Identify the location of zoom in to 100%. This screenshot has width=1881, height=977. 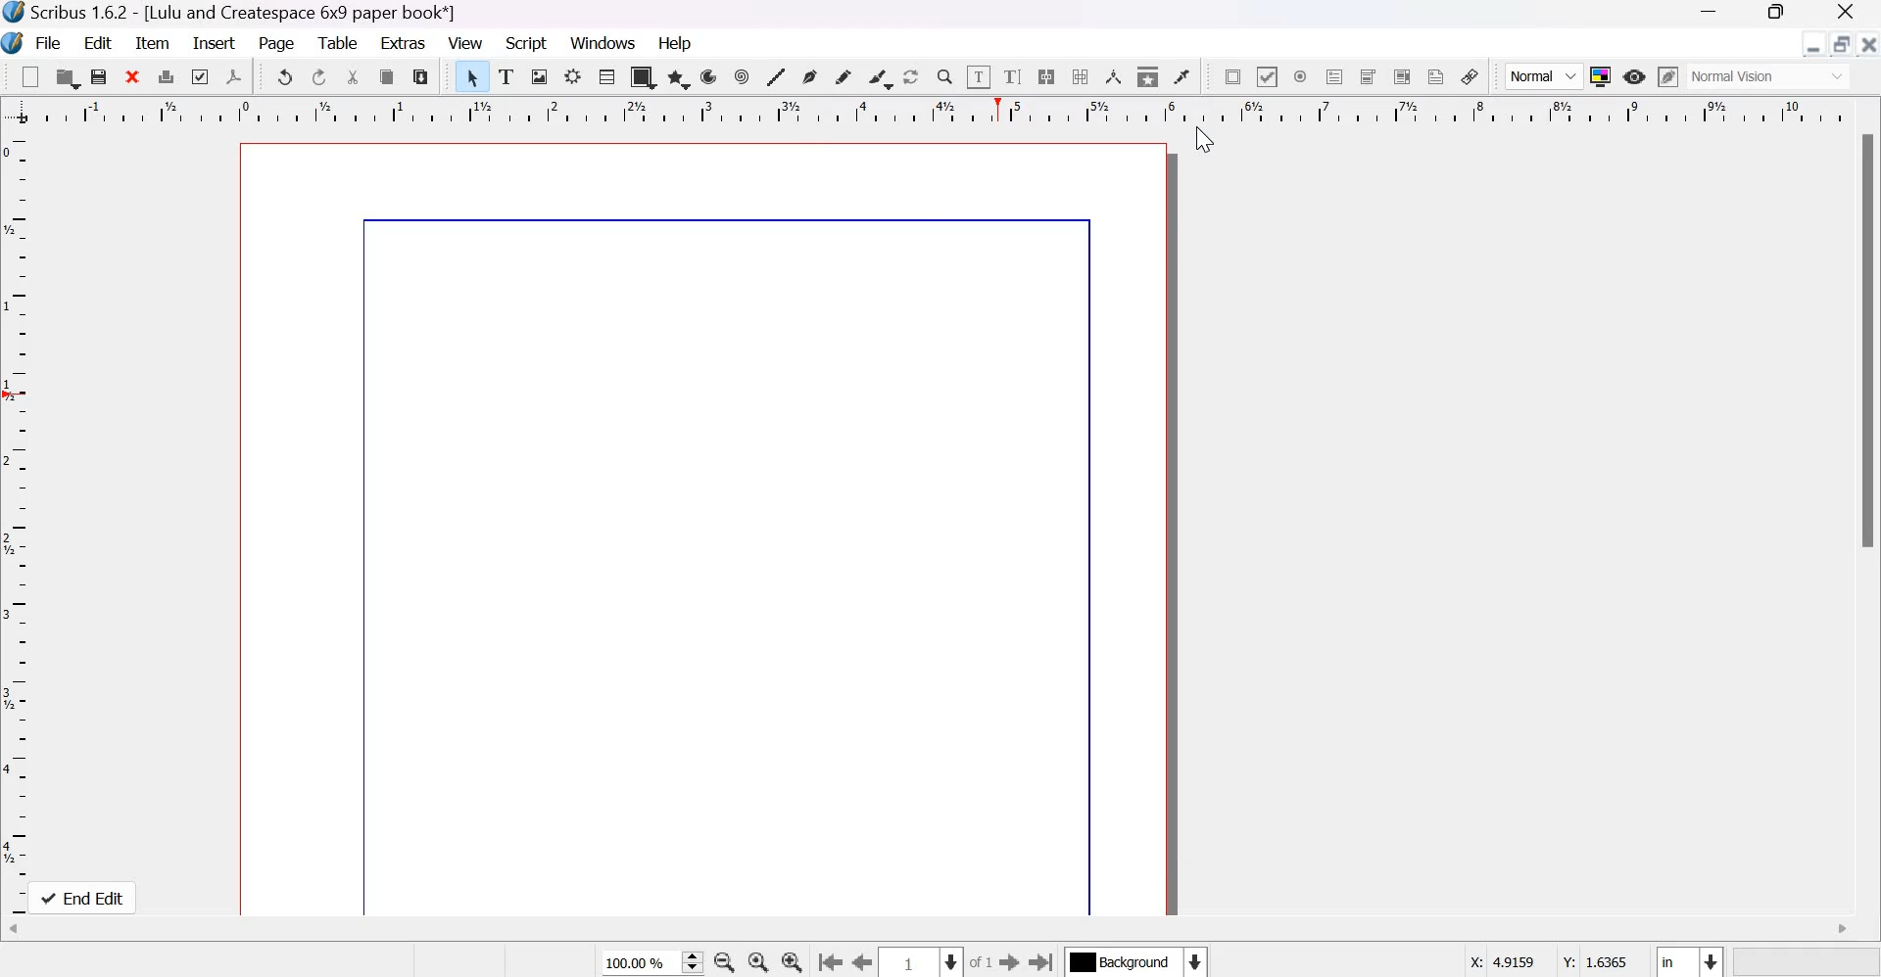
(754, 961).